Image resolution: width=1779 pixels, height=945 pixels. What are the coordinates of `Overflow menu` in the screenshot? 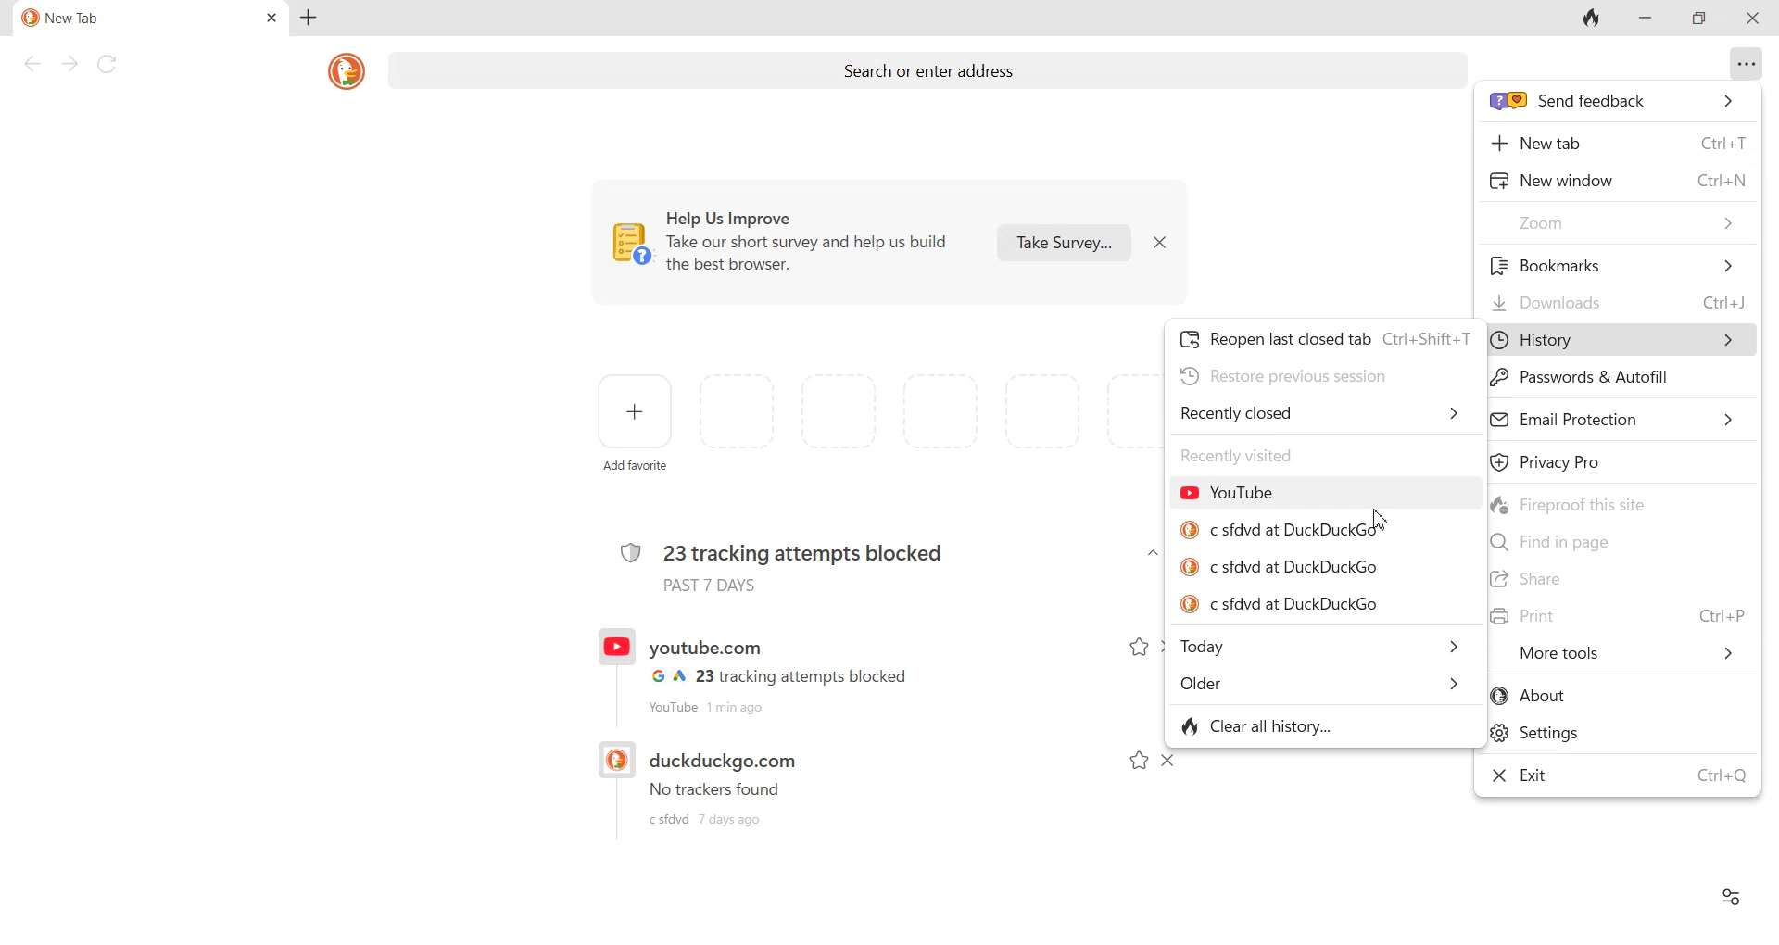 It's located at (1747, 63).